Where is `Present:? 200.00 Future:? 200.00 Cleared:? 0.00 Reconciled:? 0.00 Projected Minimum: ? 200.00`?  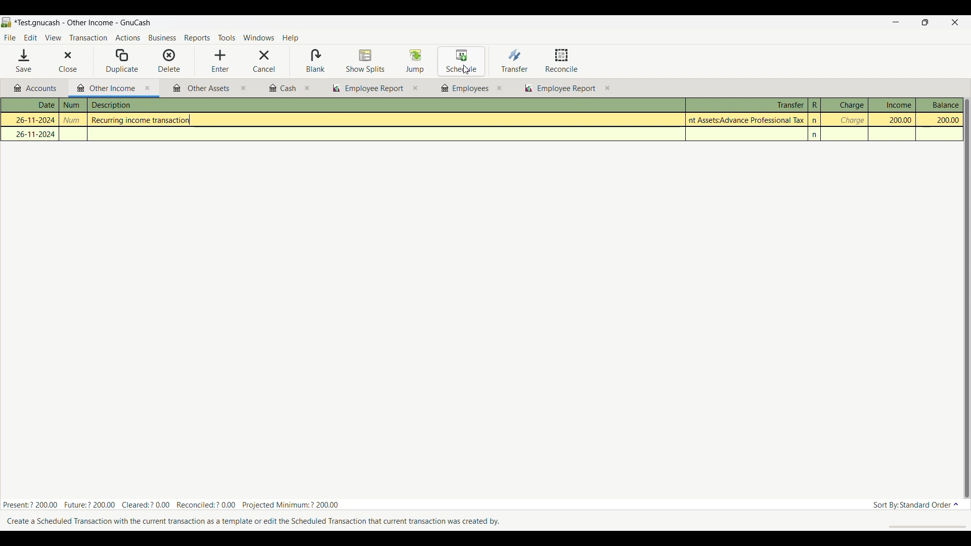
Present:? 200.00 Future:? 200.00 Cleared:? 0.00 Reconciled:? 0.00 Projected Minimum: ? 200.00 is located at coordinates (172, 503).